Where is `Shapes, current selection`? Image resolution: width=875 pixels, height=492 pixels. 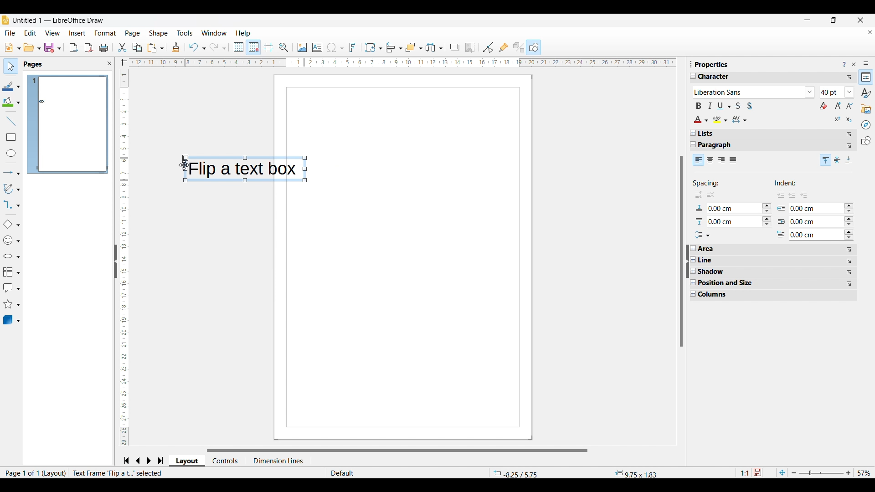
Shapes, current selection is located at coordinates (534, 47).